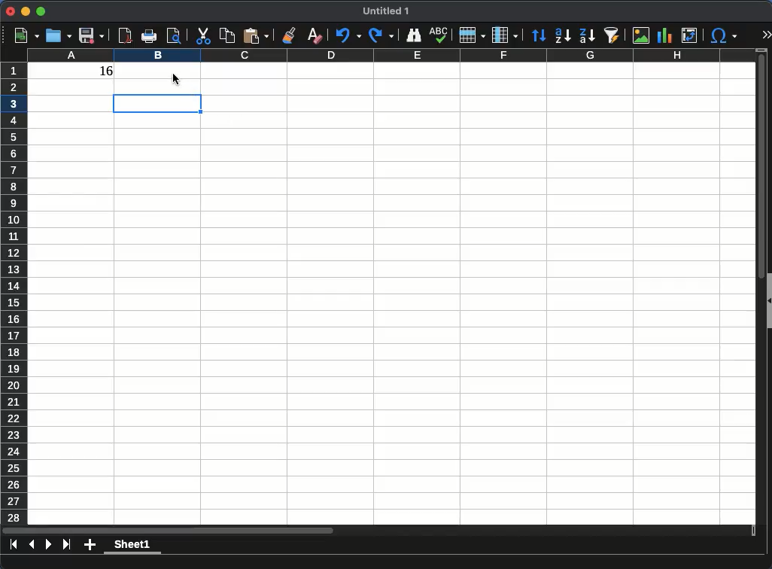 The width and height of the screenshot is (772, 569). Describe the element at coordinates (175, 38) in the screenshot. I see `print preview` at that location.